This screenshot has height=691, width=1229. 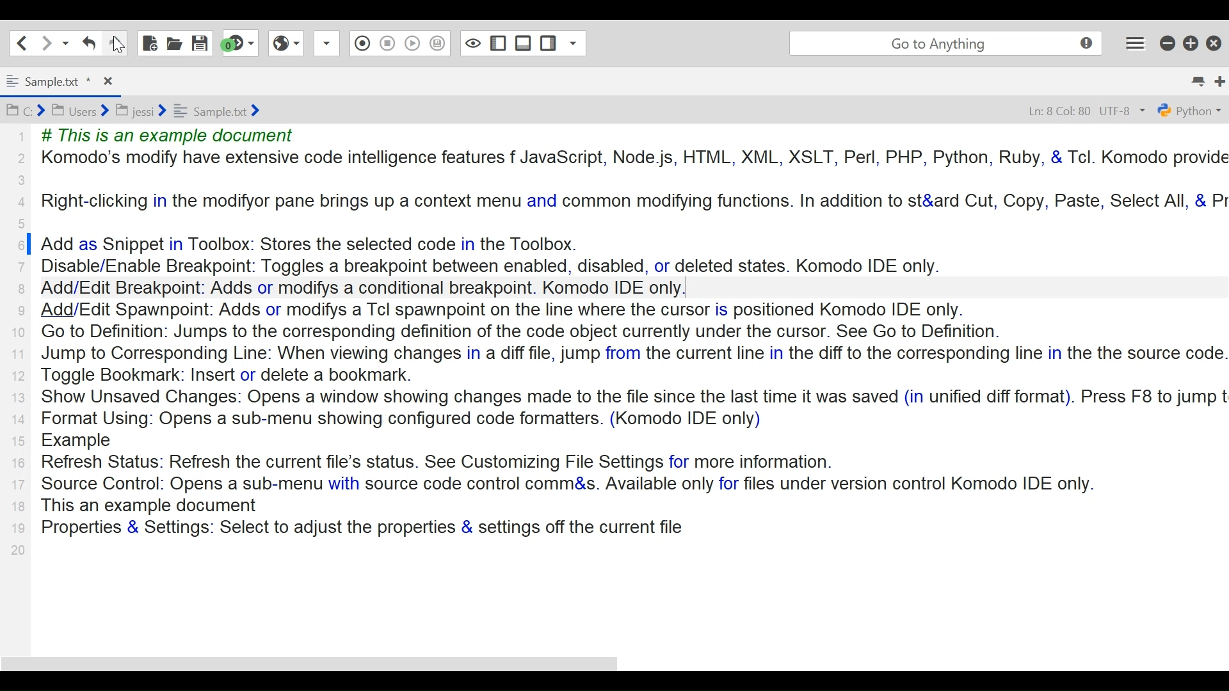 I want to click on Line Number, so click(x=19, y=345).